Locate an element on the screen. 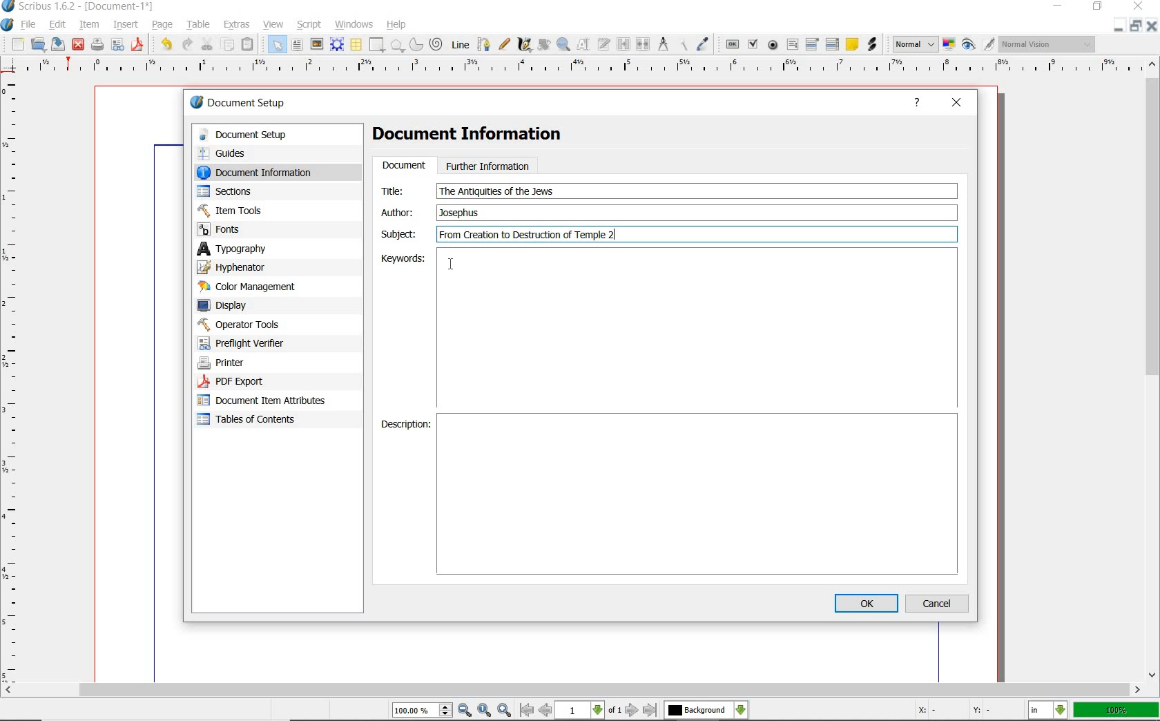 Image resolution: width=1160 pixels, height=721 pixels. tables of contents is located at coordinates (255, 421).